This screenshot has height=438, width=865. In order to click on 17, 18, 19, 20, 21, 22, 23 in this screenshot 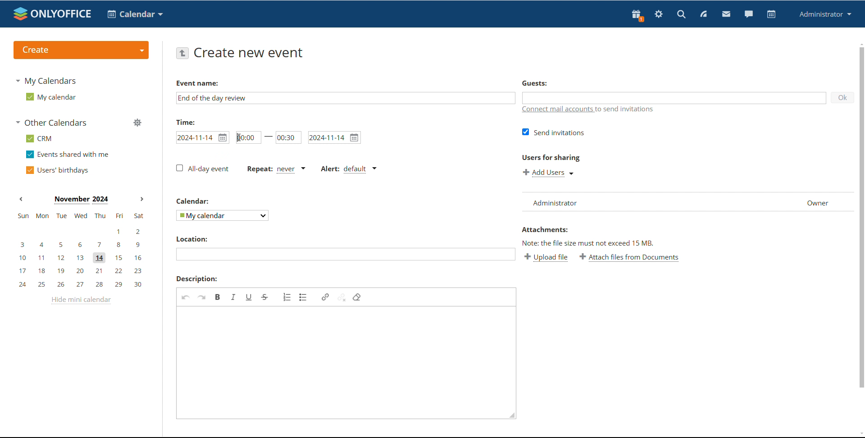, I will do `click(83, 271)`.